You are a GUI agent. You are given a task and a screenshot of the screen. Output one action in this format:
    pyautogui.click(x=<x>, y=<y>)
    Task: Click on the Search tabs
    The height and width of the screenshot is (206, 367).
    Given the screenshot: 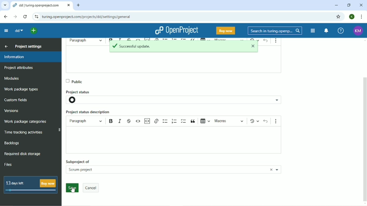 What is the action you would take?
    pyautogui.click(x=4, y=5)
    